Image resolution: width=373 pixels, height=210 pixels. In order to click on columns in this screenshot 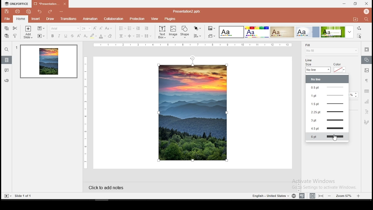, I will do `click(148, 36)`.